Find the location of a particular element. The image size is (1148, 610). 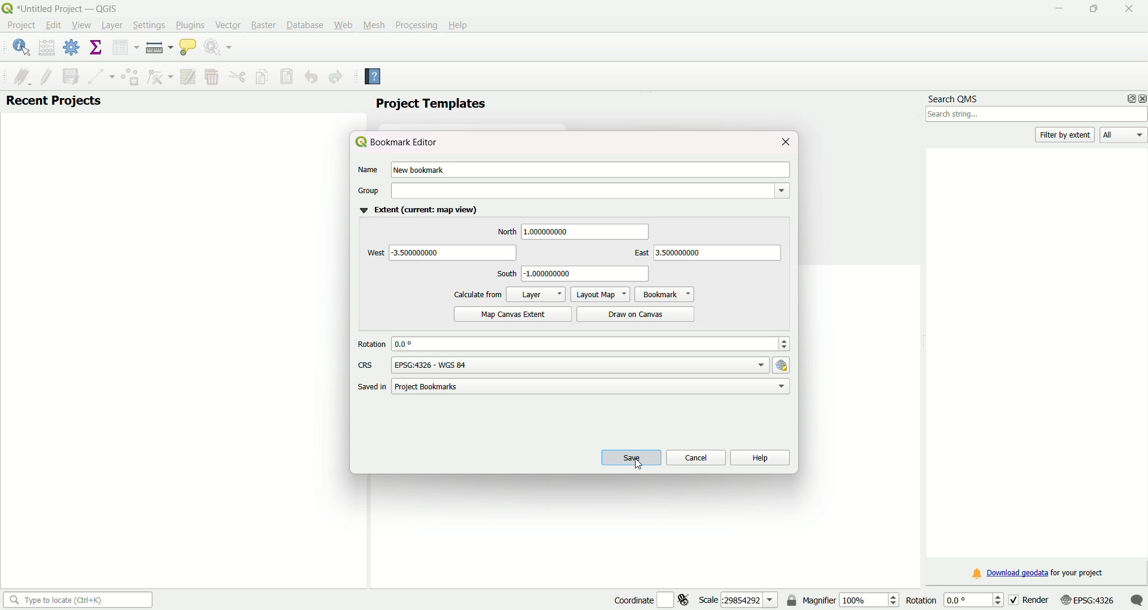

search bar is located at coordinates (1037, 115).